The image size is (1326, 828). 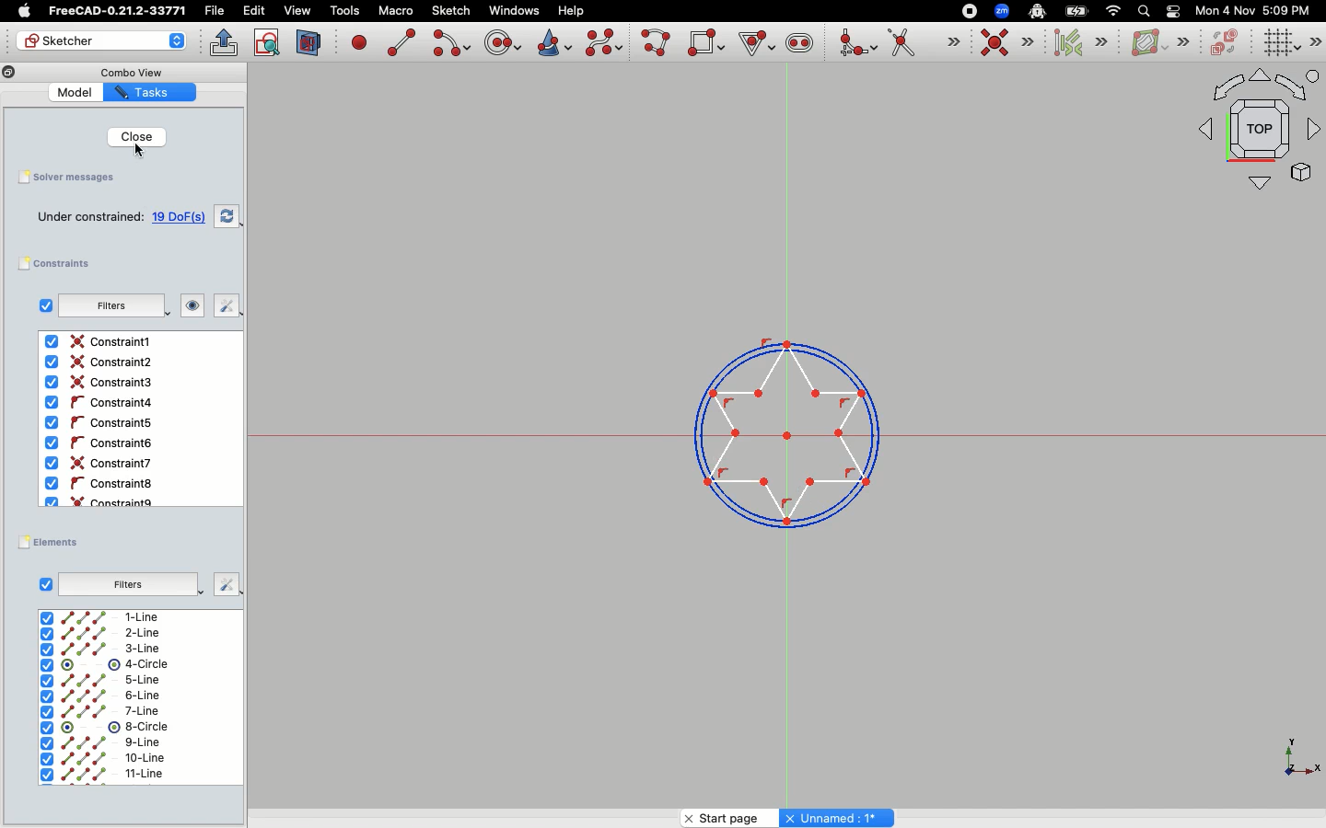 What do you see at coordinates (115, 727) in the screenshot?
I see `8-circle` at bounding box center [115, 727].